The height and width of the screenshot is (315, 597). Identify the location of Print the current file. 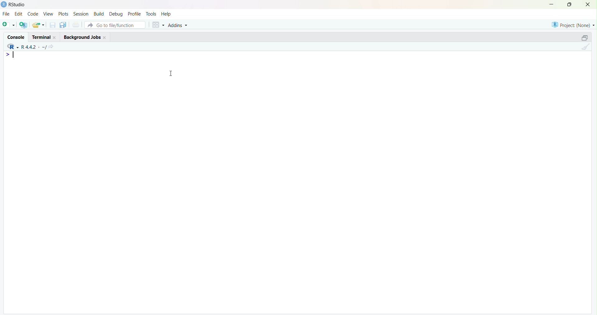
(76, 25).